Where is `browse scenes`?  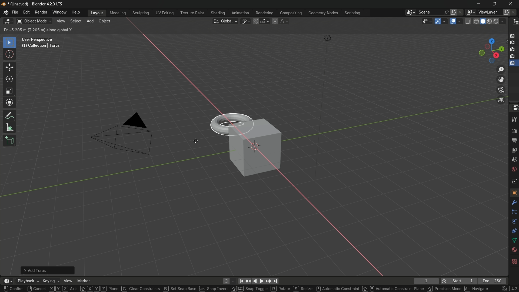
browse scenes is located at coordinates (411, 12).